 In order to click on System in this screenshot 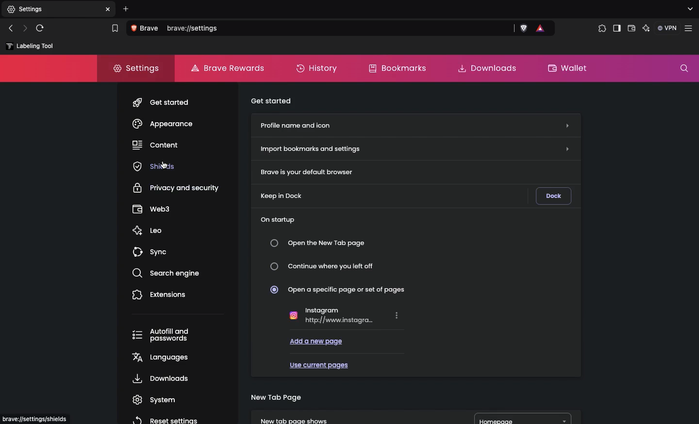, I will do `click(154, 399)`.